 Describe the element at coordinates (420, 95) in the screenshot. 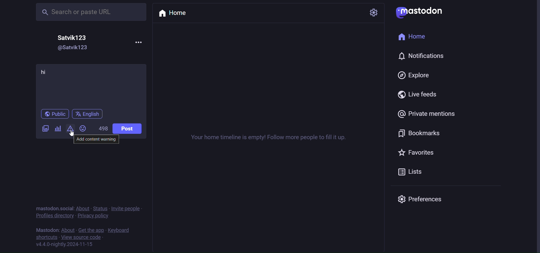

I see `live feed` at that location.